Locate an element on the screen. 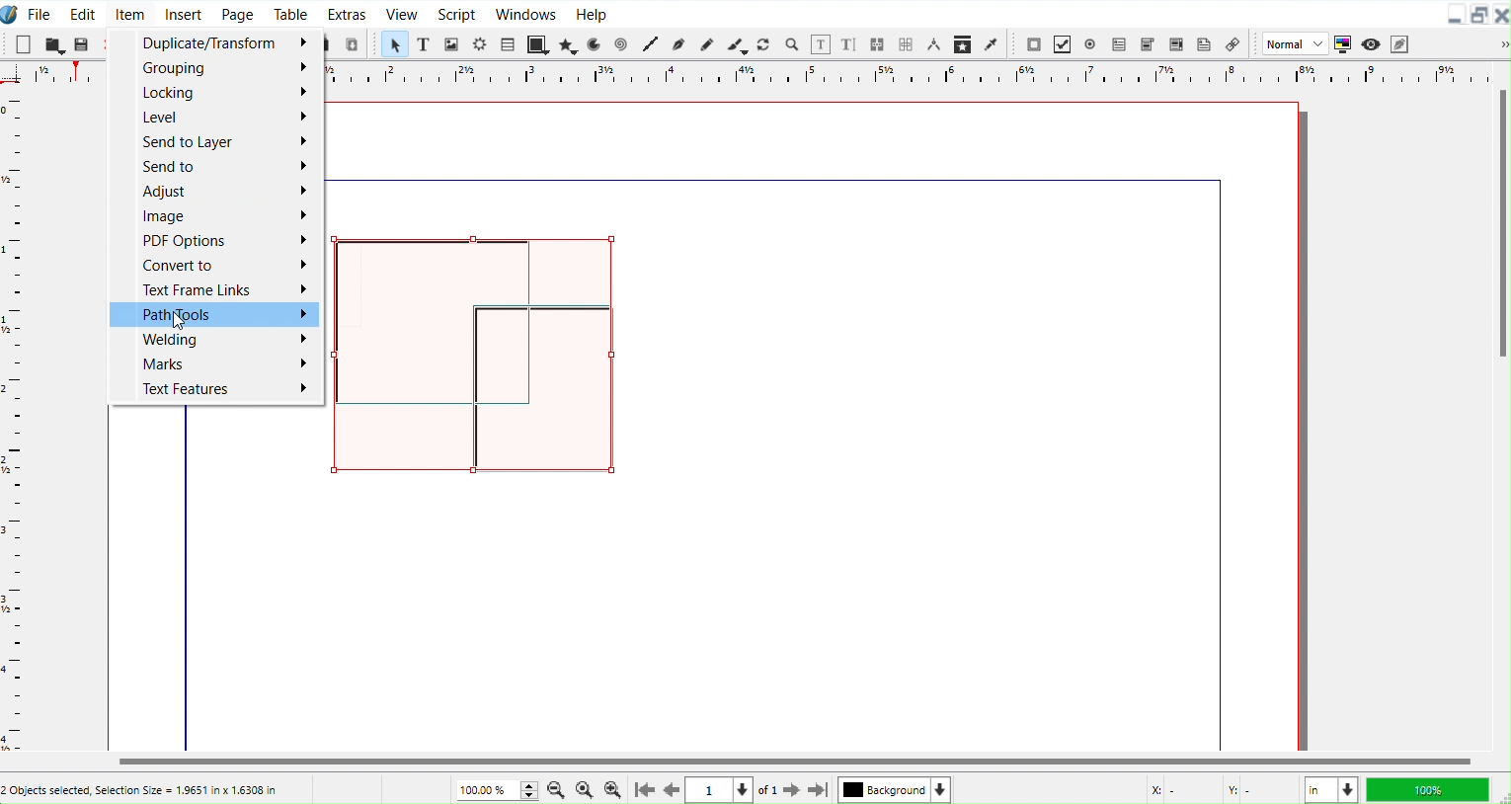 This screenshot has width=1511, height=804. Zoom to 100% is located at coordinates (585, 789).